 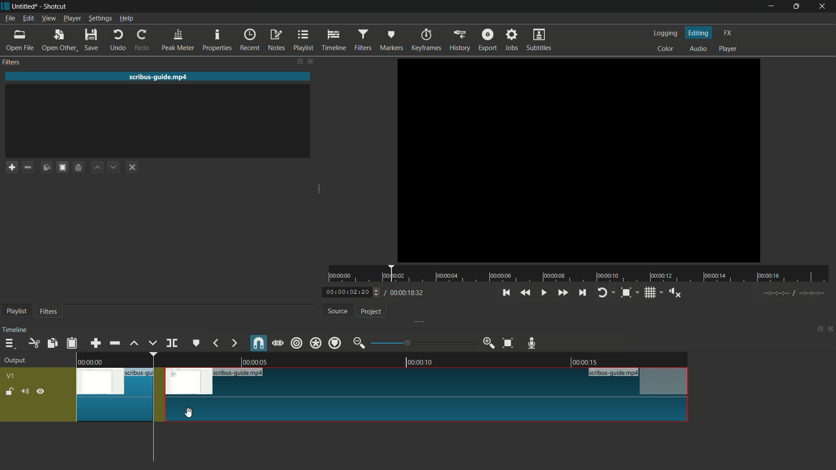 What do you see at coordinates (52, 344) in the screenshot?
I see `copy` at bounding box center [52, 344].